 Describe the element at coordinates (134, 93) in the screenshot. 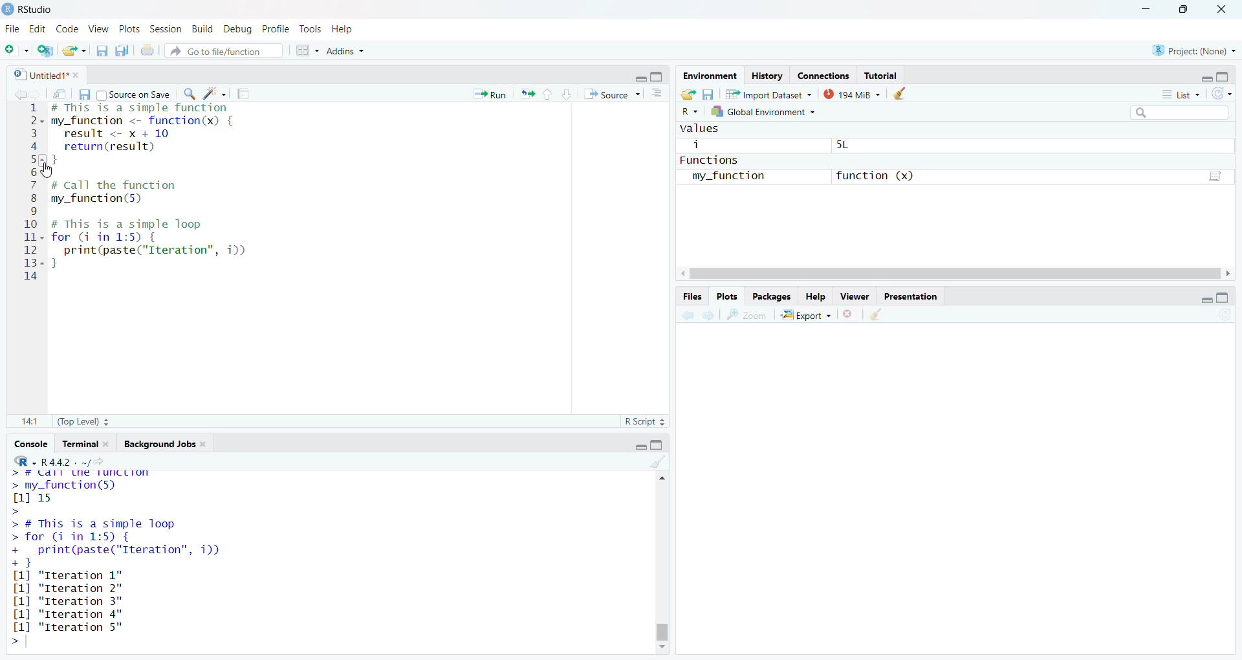

I see `source on save` at that location.